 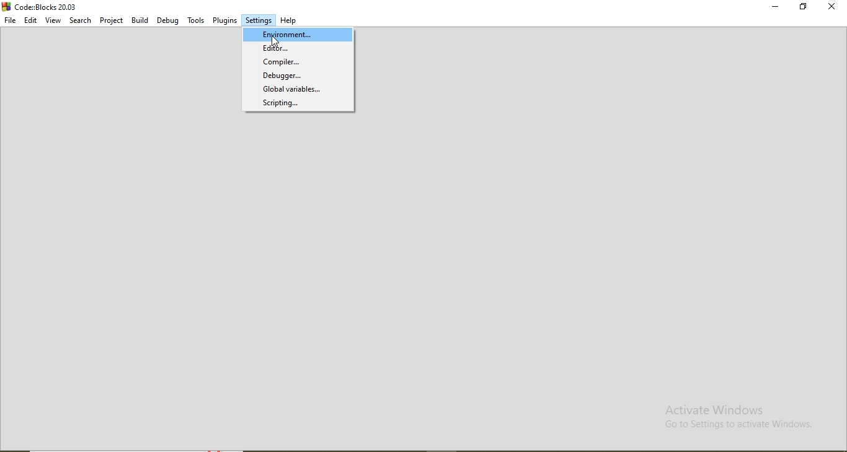 What do you see at coordinates (297, 102) in the screenshot?
I see `Scripting` at bounding box center [297, 102].